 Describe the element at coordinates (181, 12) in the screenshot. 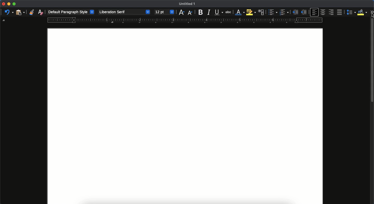

I see `increase size` at that location.